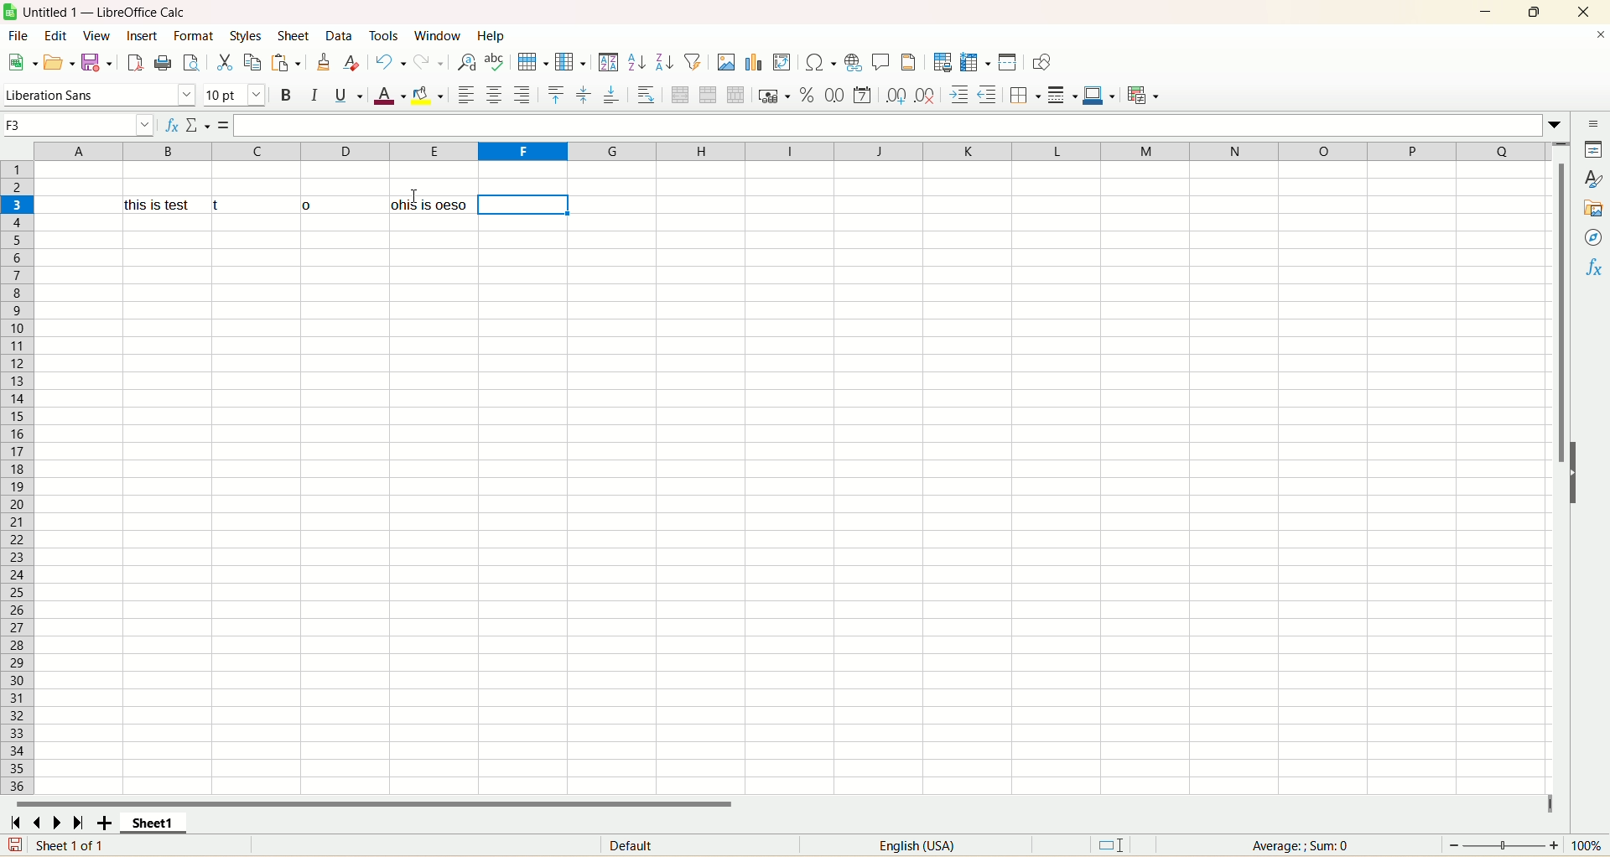 This screenshot has height=857, width=1610. What do you see at coordinates (1572, 471) in the screenshot?
I see `hide` at bounding box center [1572, 471].